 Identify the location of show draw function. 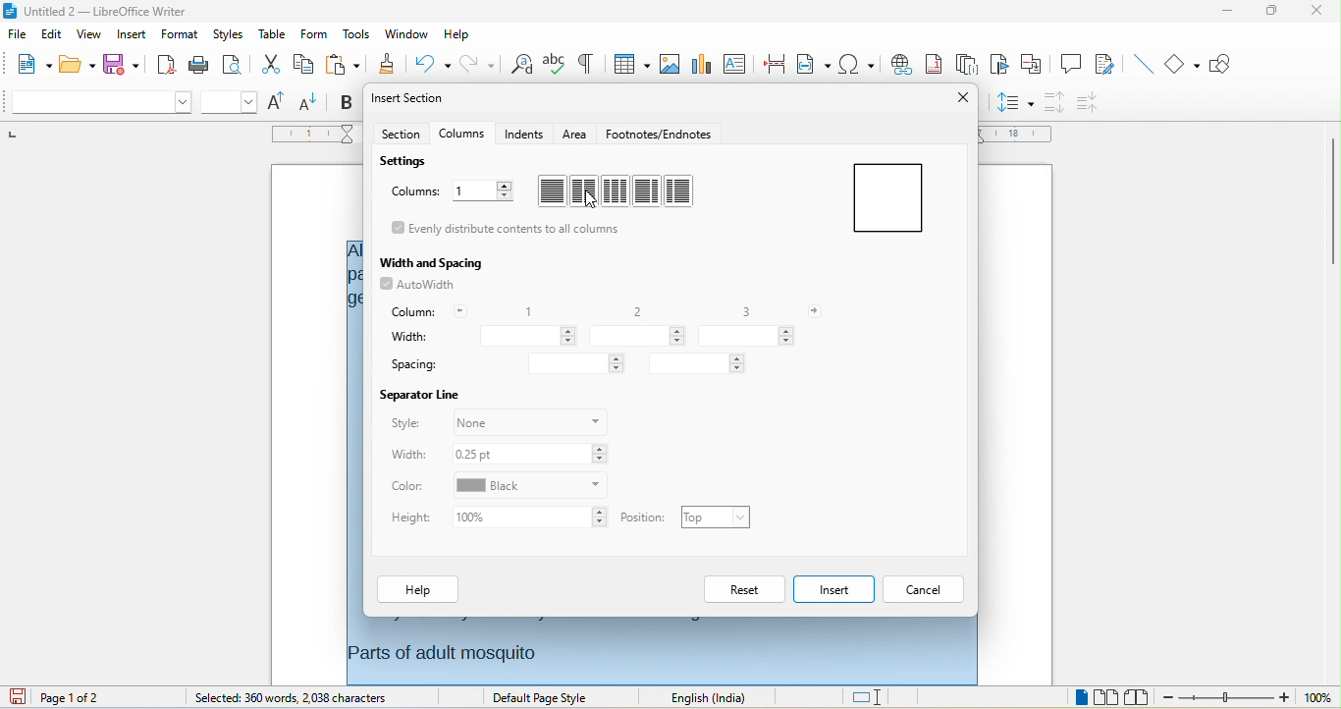
(1221, 64).